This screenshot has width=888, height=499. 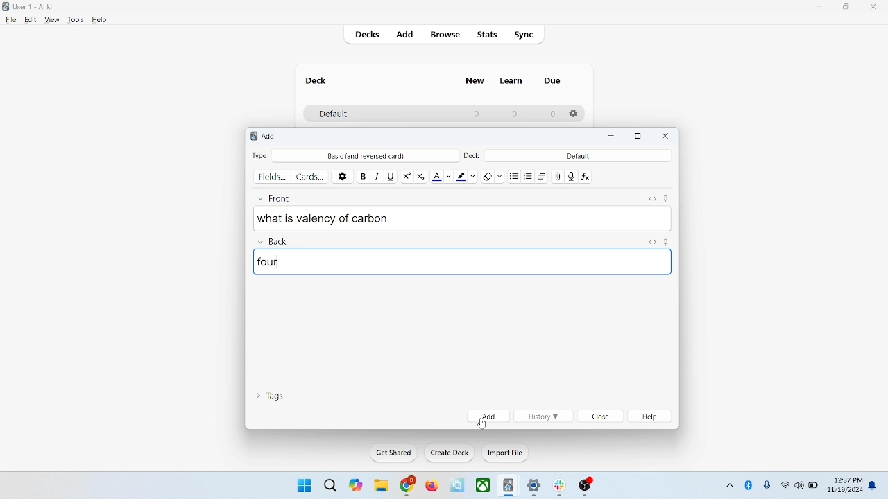 What do you see at coordinates (343, 175) in the screenshot?
I see `options` at bounding box center [343, 175].